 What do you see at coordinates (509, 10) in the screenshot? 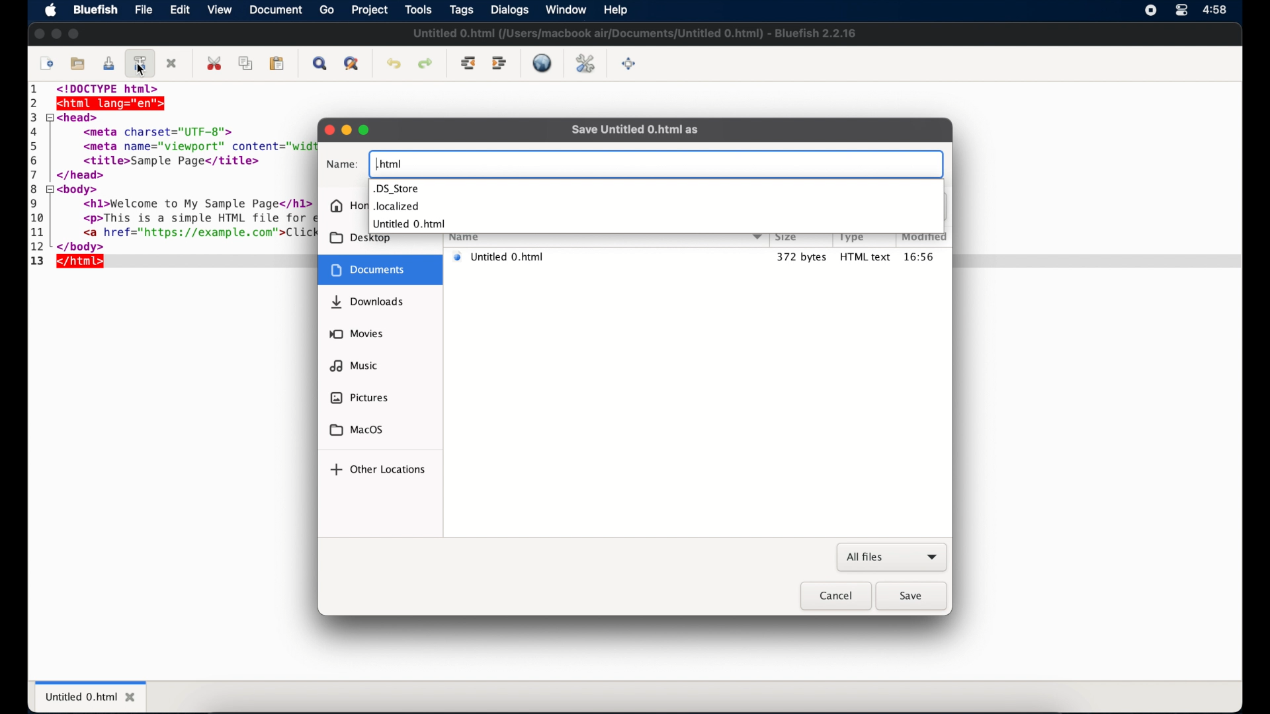
I see `dialogs` at bounding box center [509, 10].